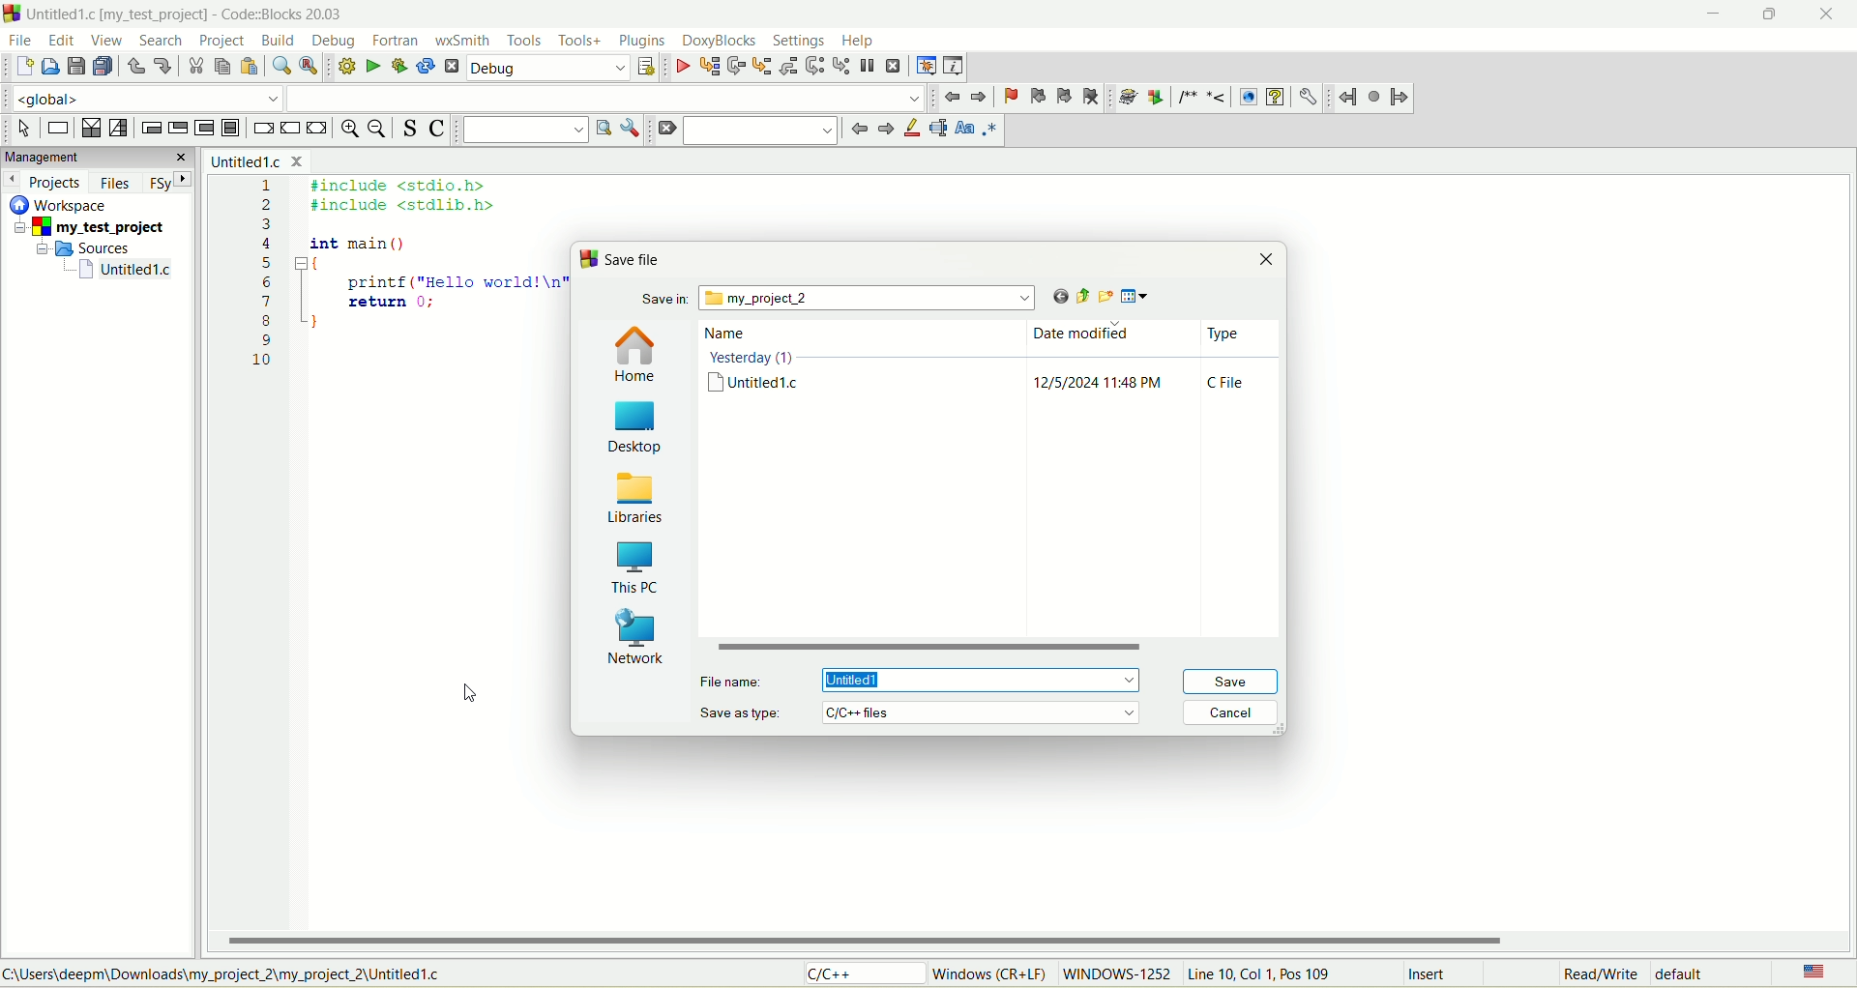  Describe the element at coordinates (1065, 97) in the screenshot. I see `next bookmark` at that location.